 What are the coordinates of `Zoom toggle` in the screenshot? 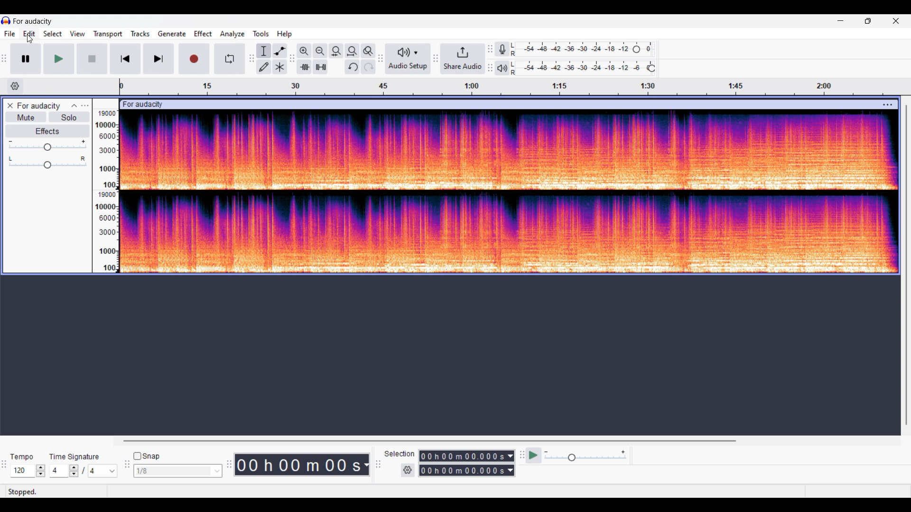 It's located at (368, 51).